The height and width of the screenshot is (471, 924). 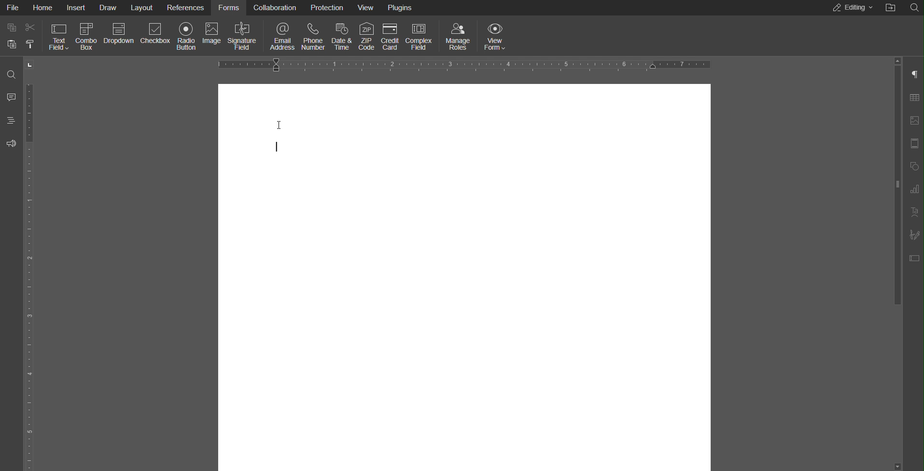 What do you see at coordinates (185, 37) in the screenshot?
I see `Radio Button` at bounding box center [185, 37].